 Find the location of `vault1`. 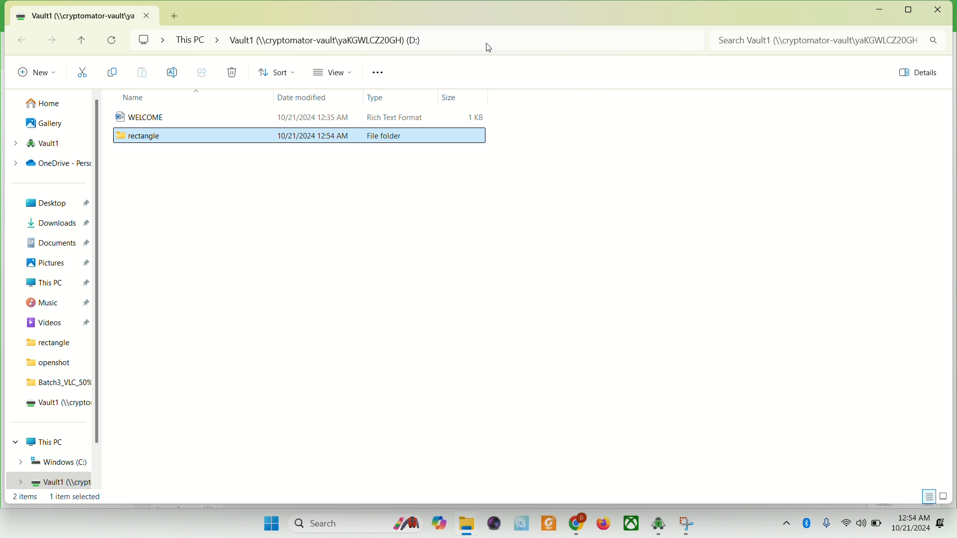

vault1 is located at coordinates (35, 143).